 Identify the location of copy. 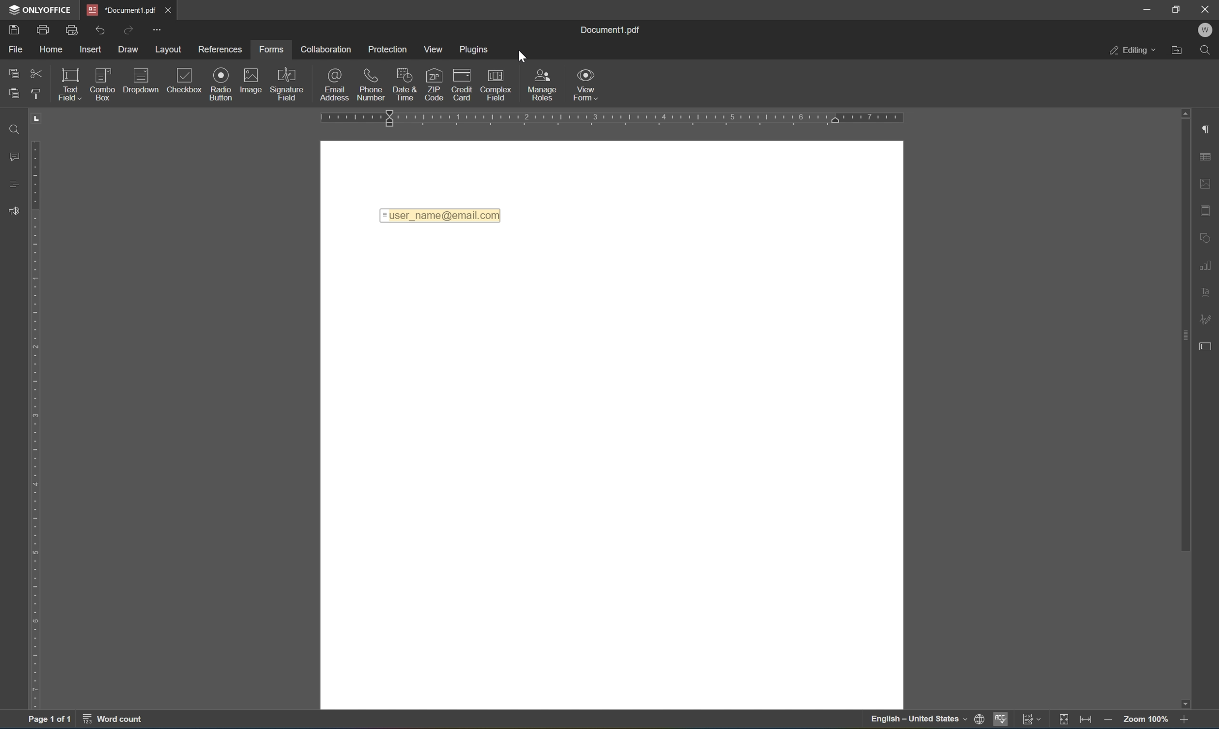
(12, 71).